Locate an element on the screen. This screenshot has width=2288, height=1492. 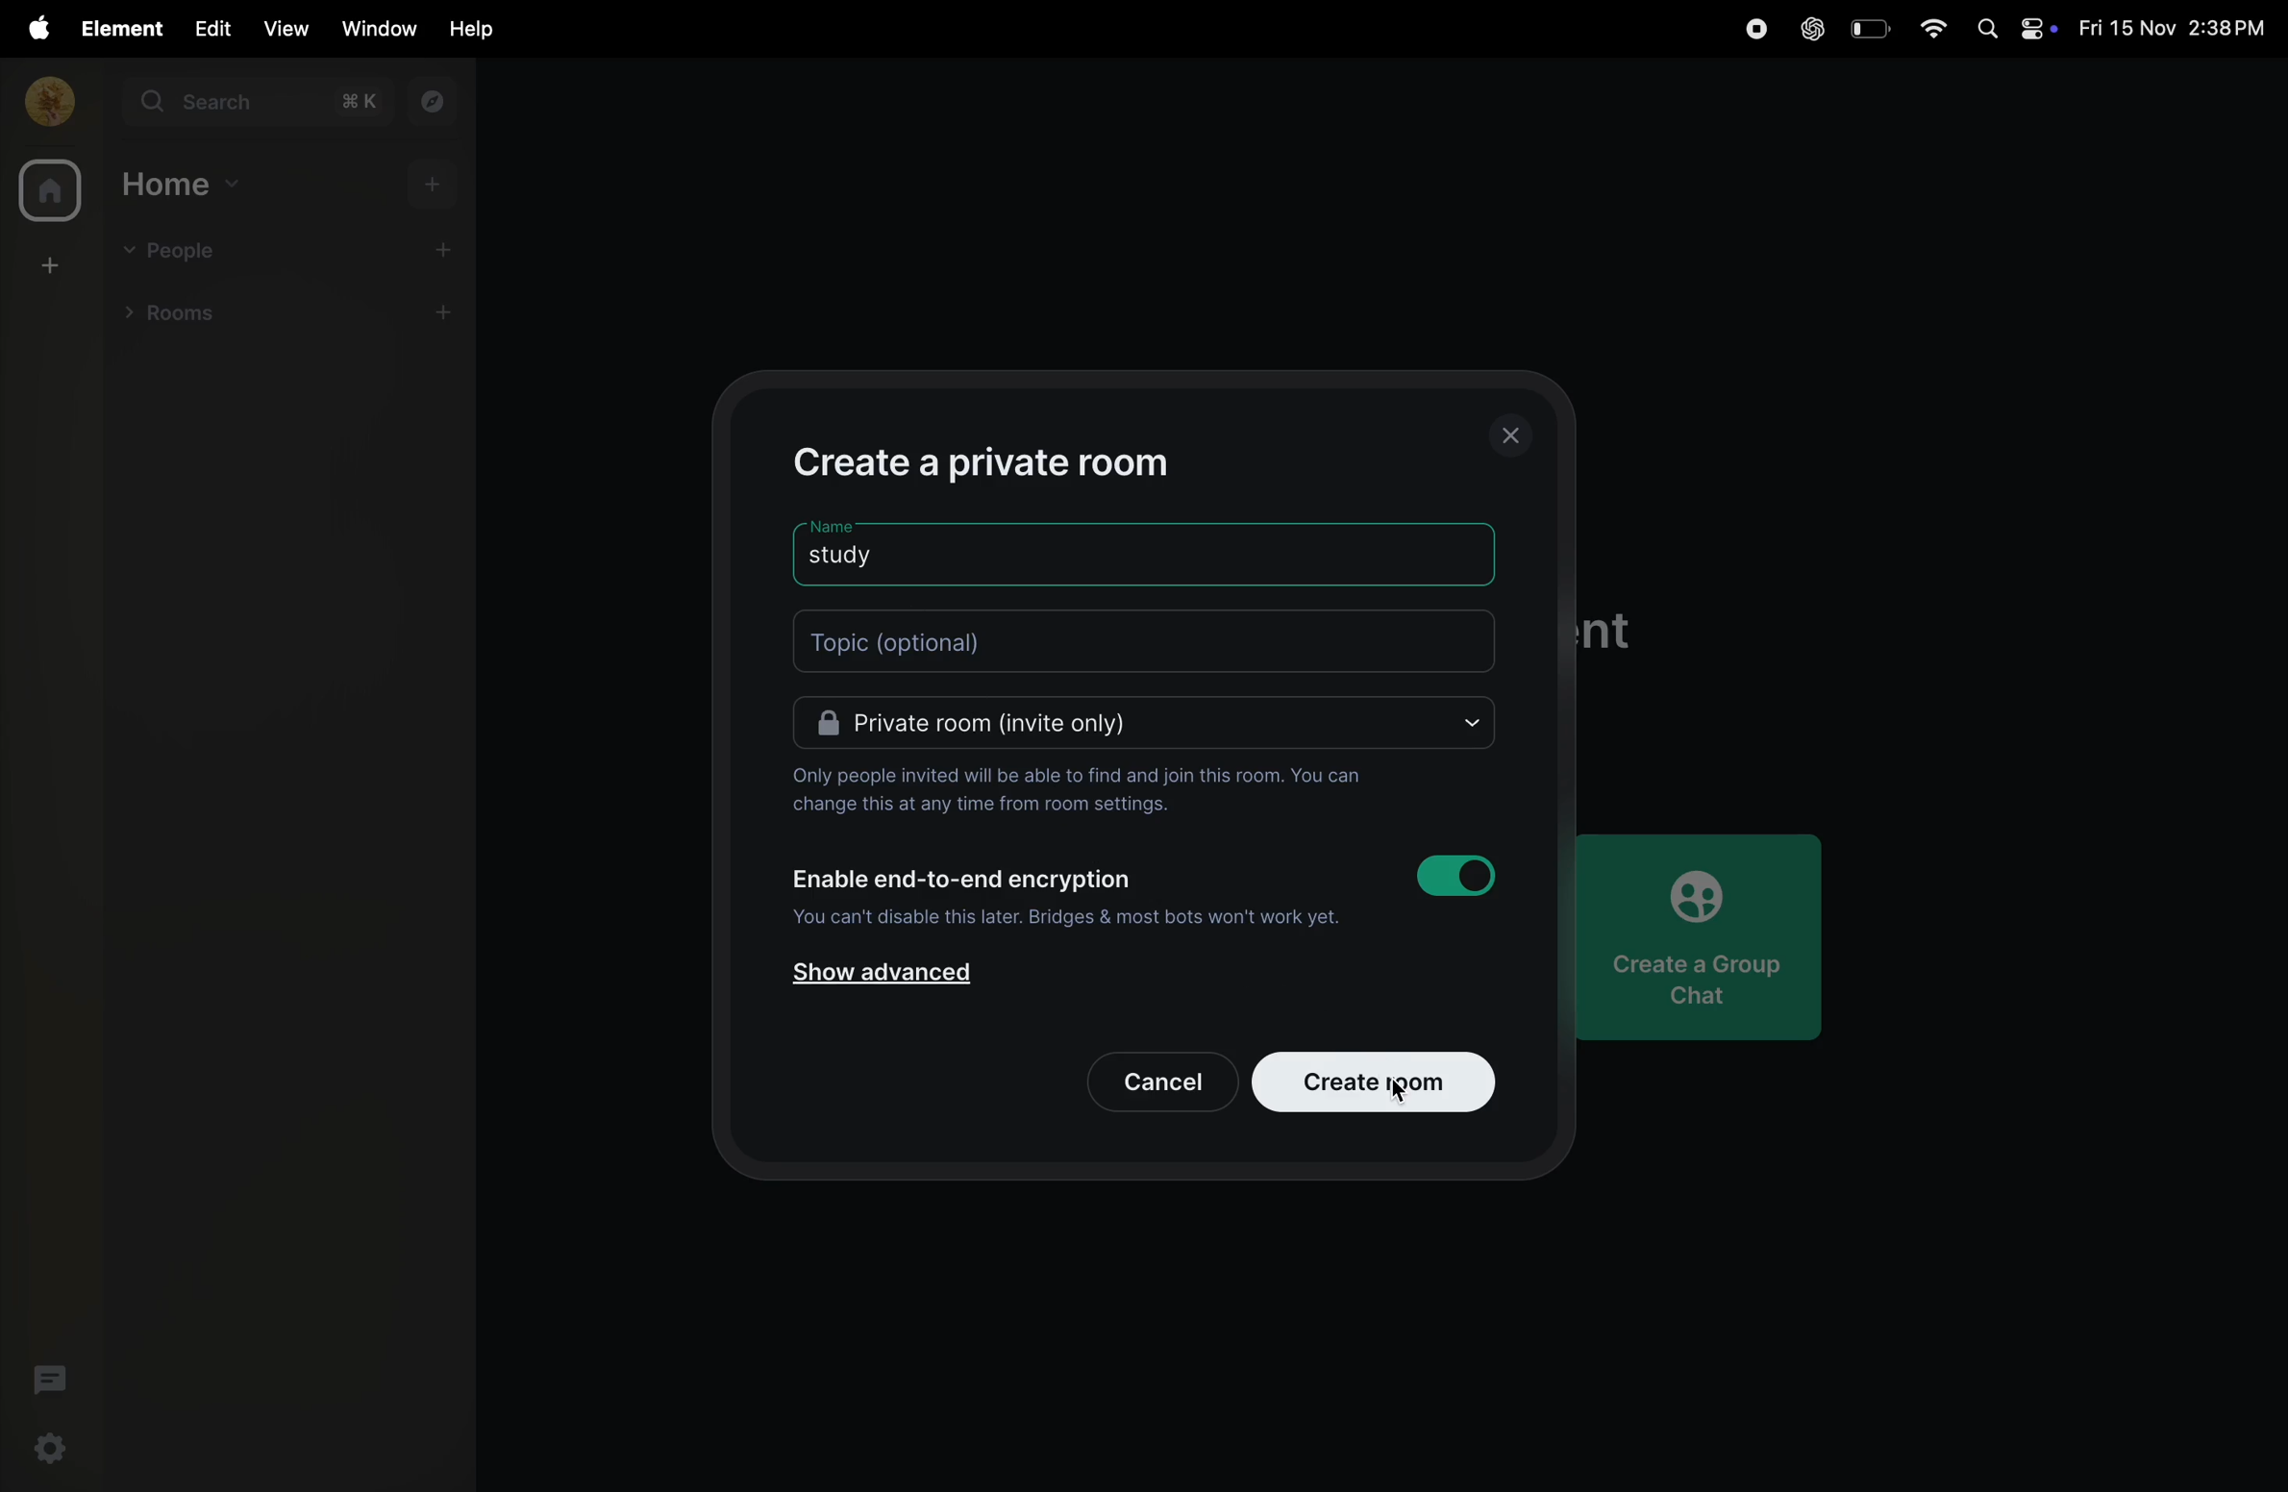
battery is located at coordinates (1867, 28).